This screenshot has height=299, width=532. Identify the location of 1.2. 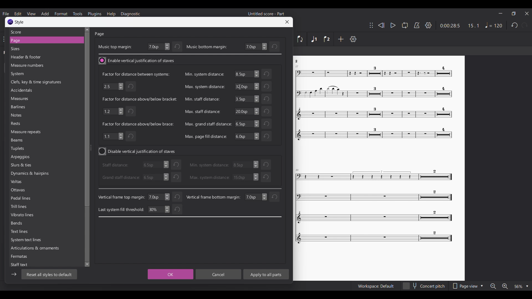
(112, 111).